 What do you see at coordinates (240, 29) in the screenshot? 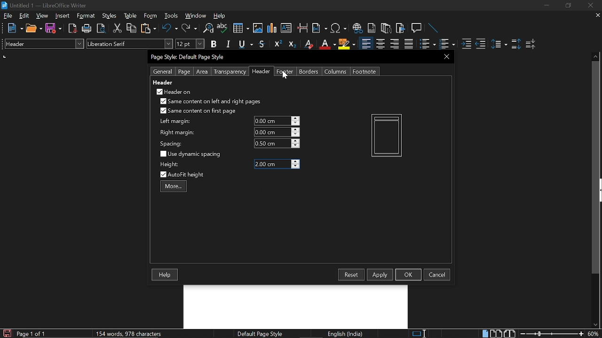
I see `Insert table` at bounding box center [240, 29].